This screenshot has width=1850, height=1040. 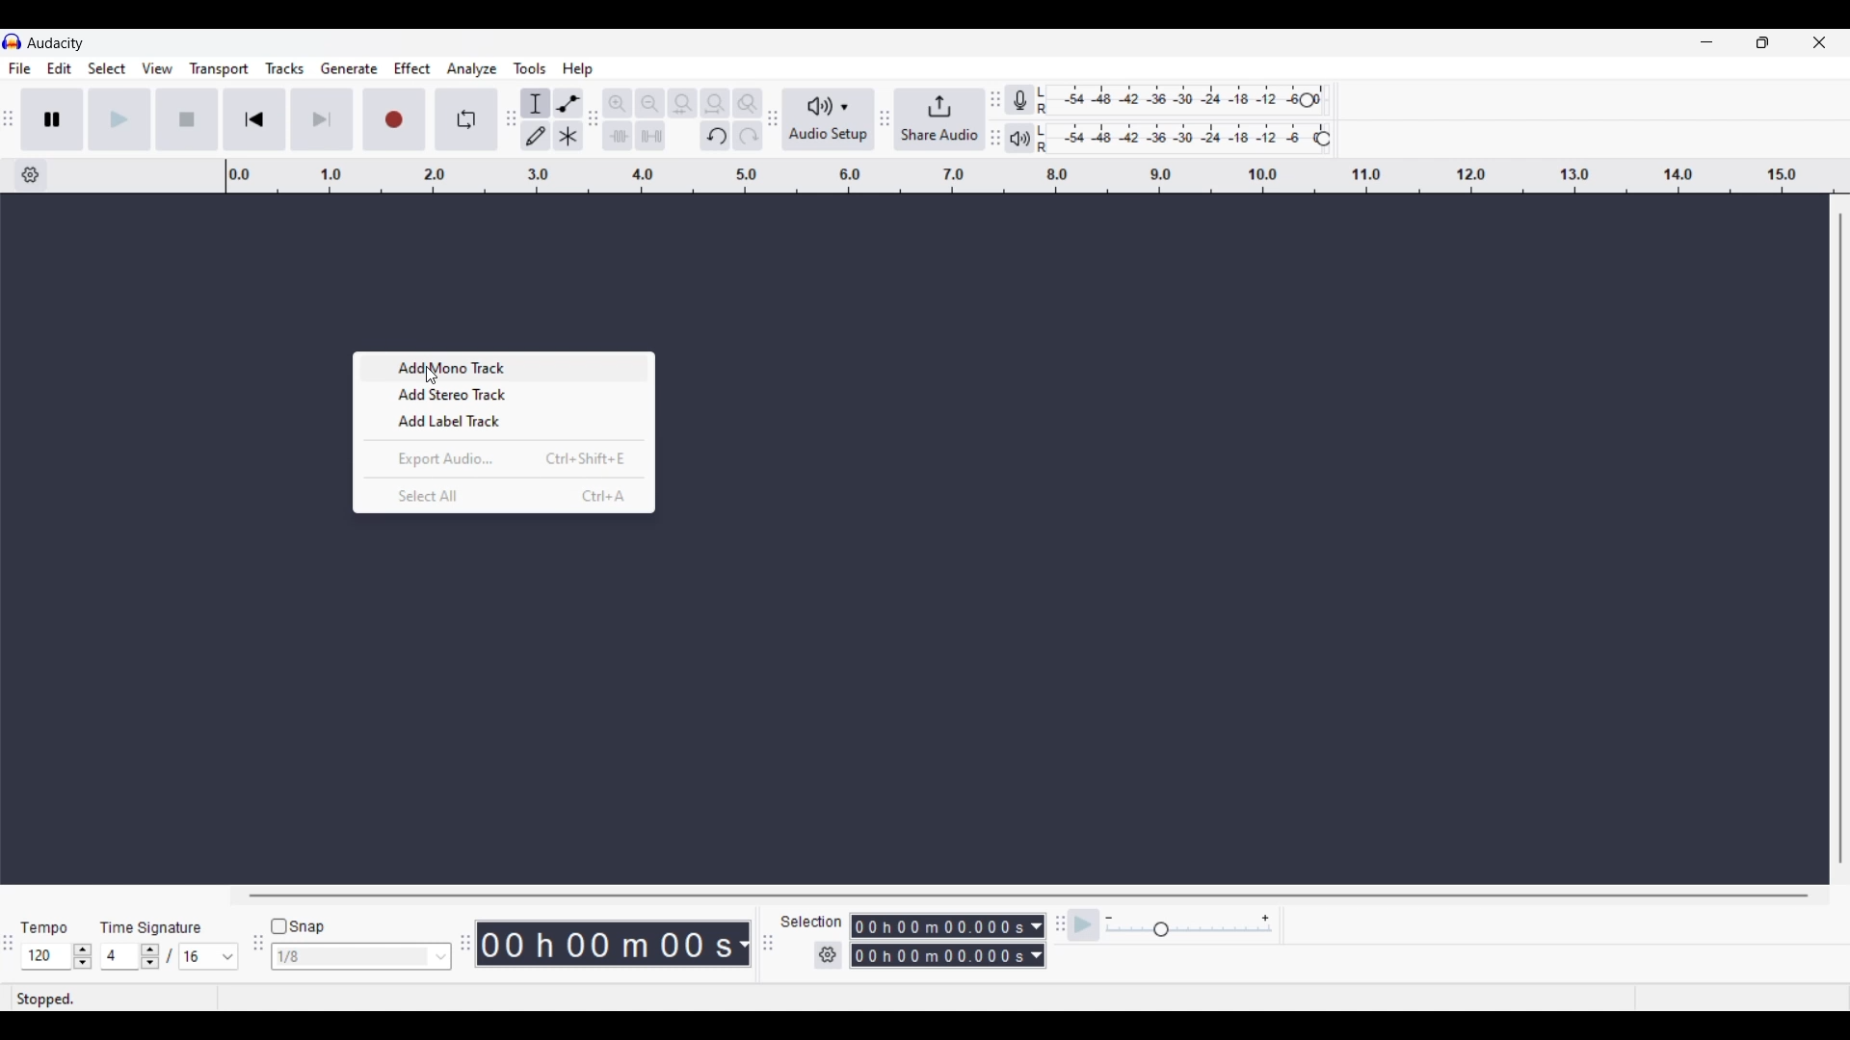 What do you see at coordinates (617, 103) in the screenshot?
I see `Zoom in` at bounding box center [617, 103].